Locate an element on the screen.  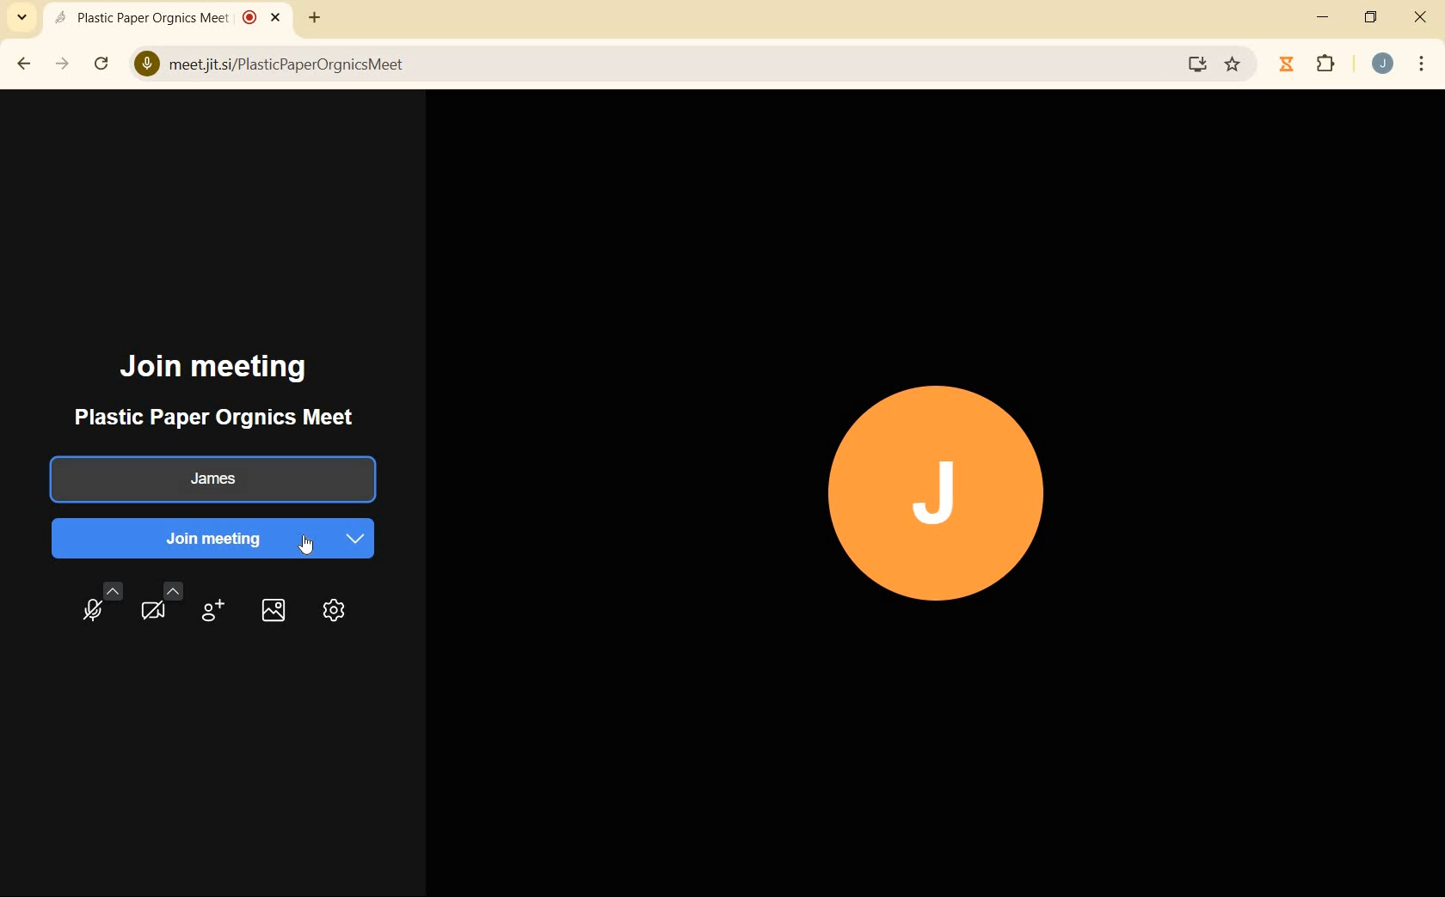
Meeting title is located at coordinates (220, 418).